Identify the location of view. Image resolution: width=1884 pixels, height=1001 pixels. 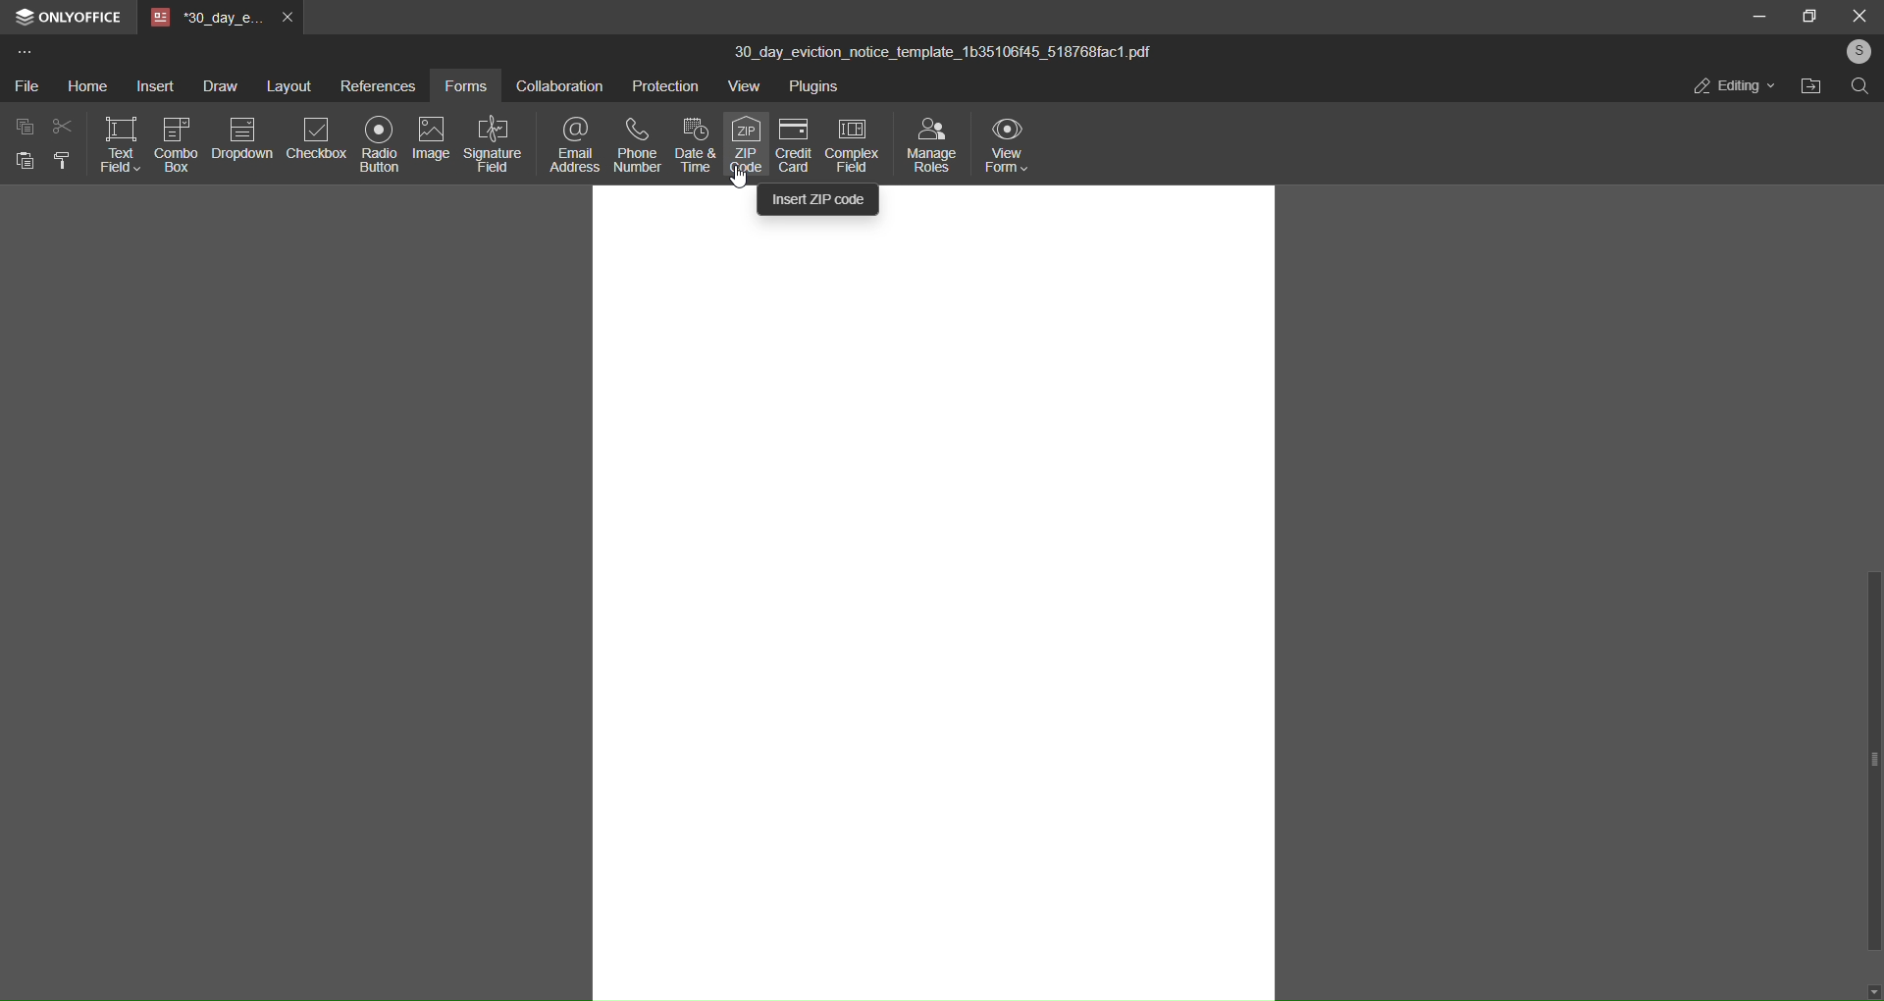
(745, 87).